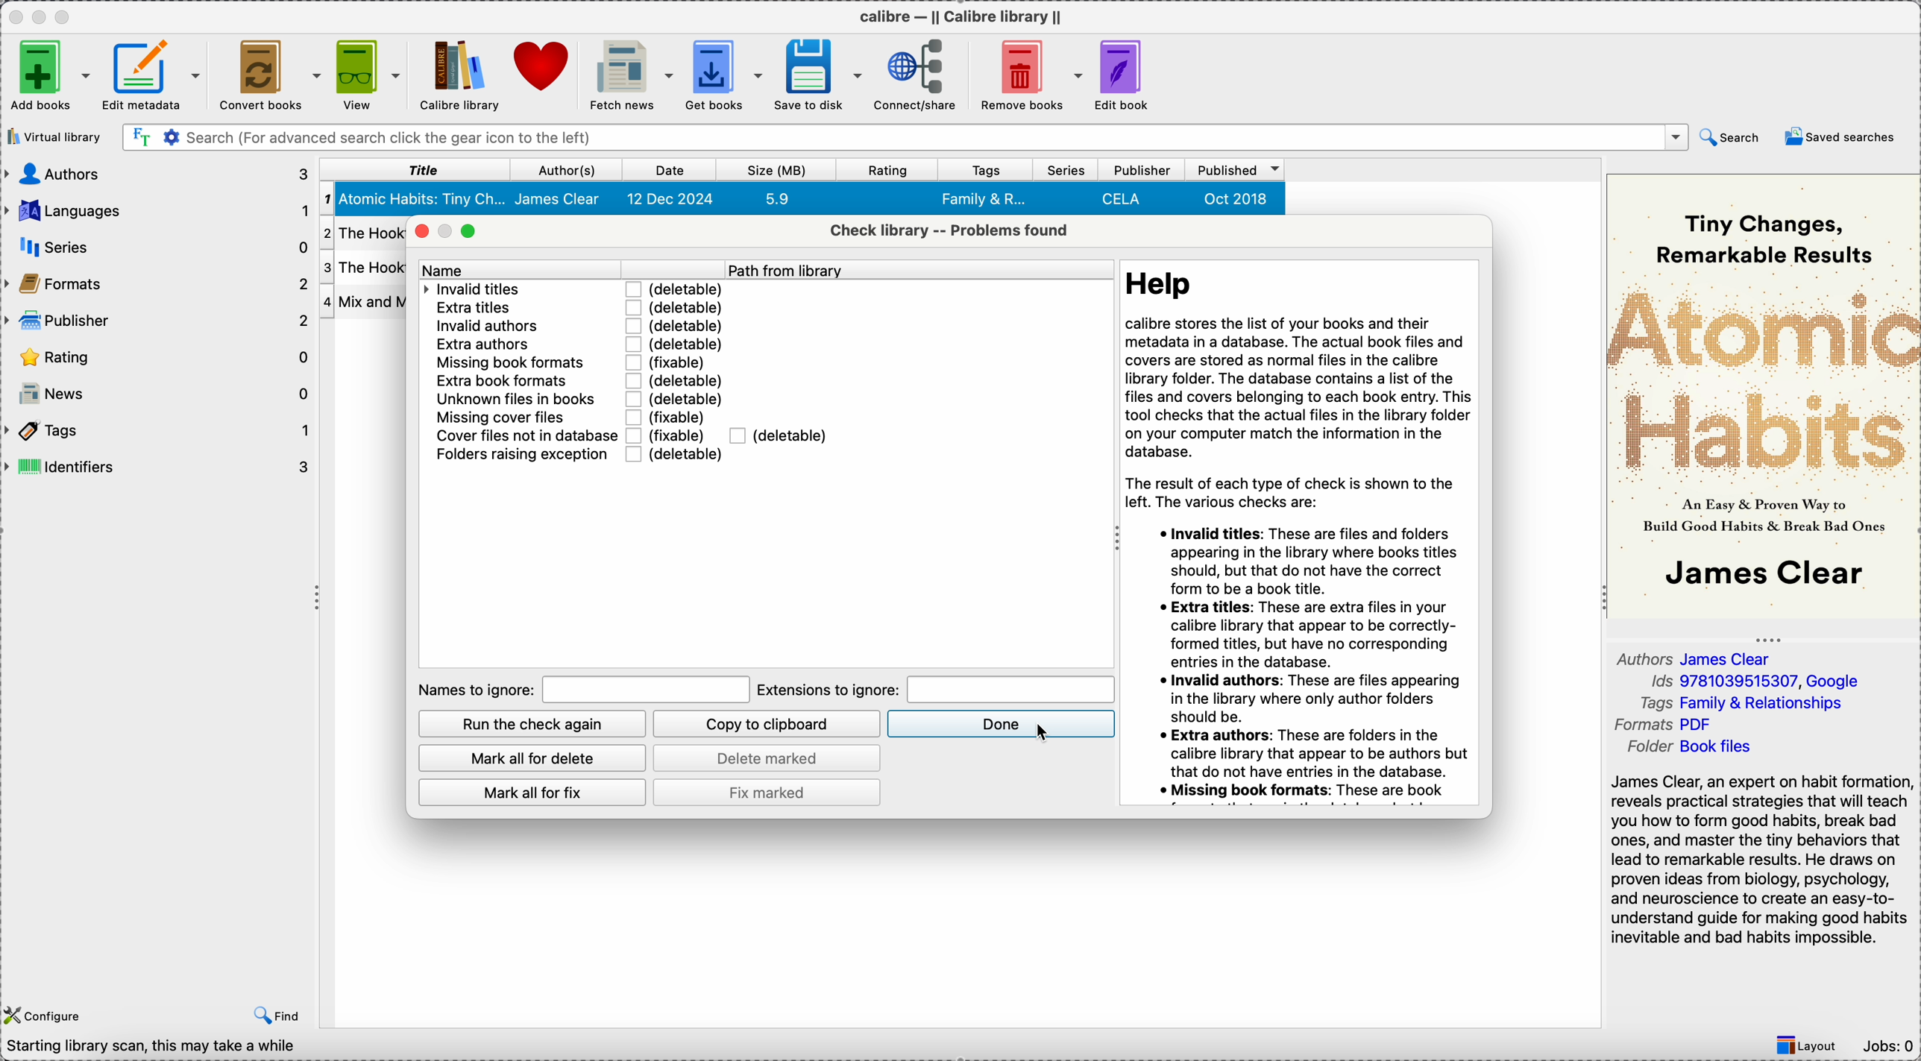 Image resolution: width=1921 pixels, height=1061 pixels. Describe the element at coordinates (1029, 75) in the screenshot. I see `remove books` at that location.